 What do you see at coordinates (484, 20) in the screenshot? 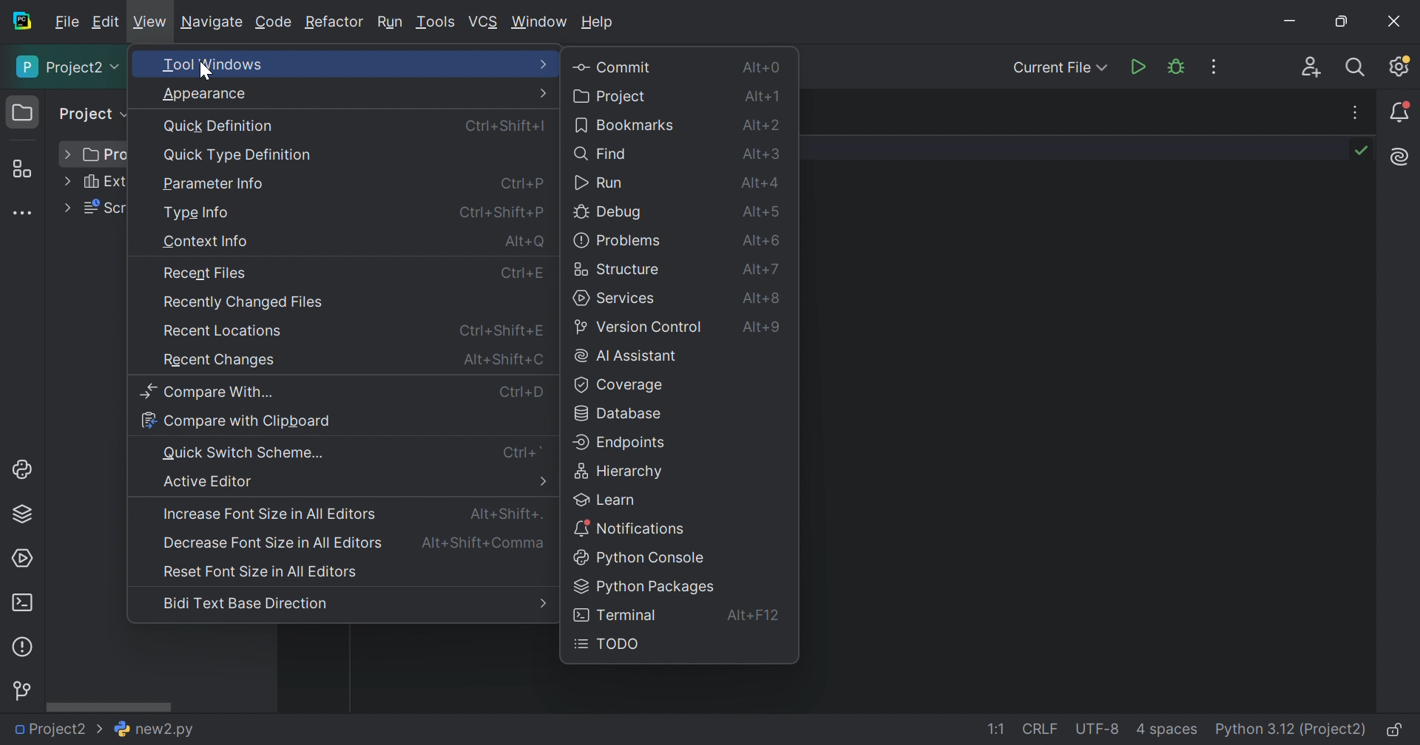
I see `VCS` at bounding box center [484, 20].